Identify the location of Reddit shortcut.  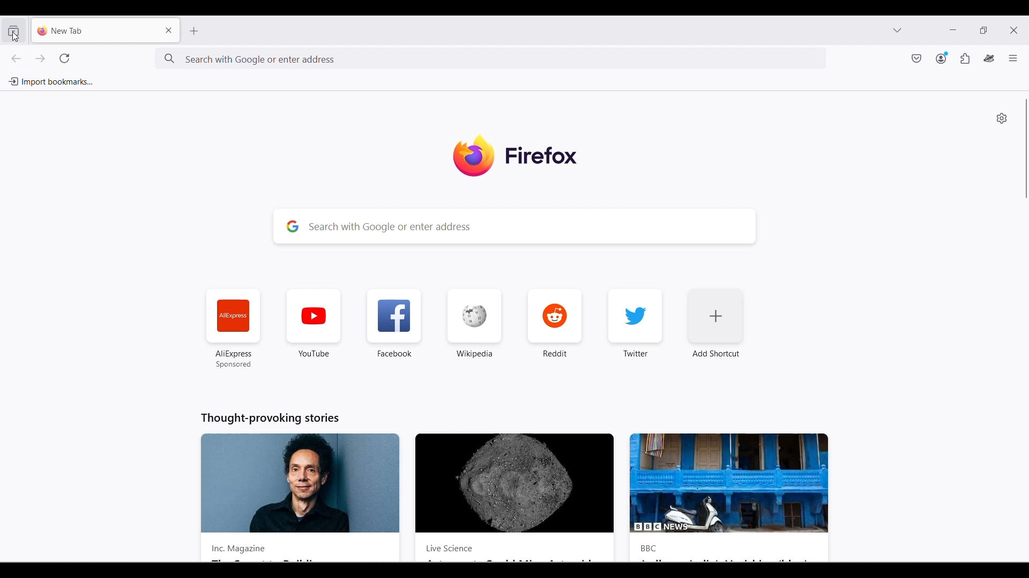
(556, 323).